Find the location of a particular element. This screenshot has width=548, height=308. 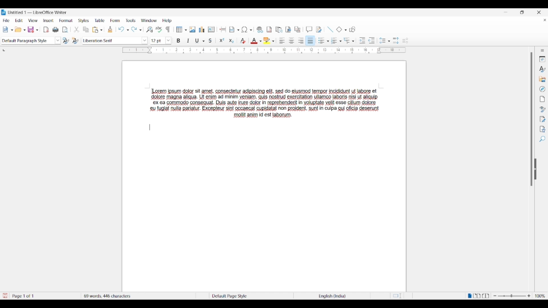

Slider to Zoom in/out is located at coordinates (512, 295).